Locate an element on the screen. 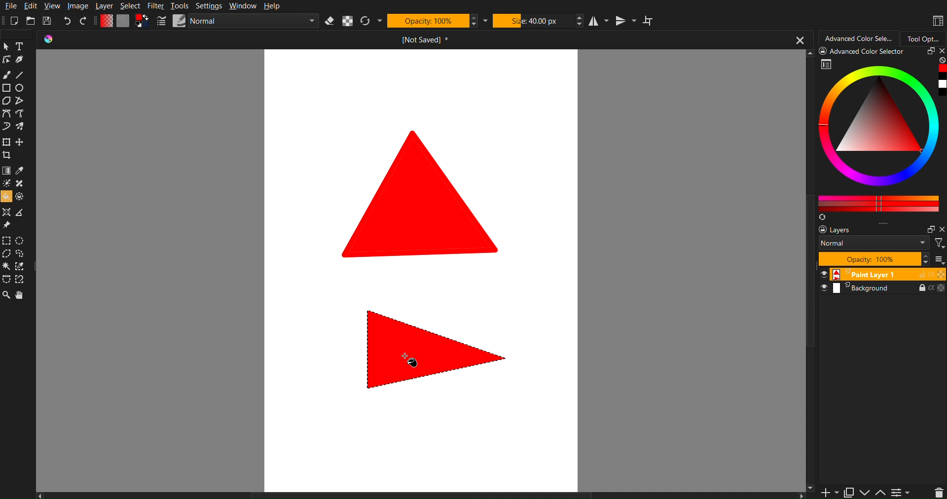 Image resolution: width=947 pixels, height=499 pixels. Free shape is located at coordinates (20, 127).